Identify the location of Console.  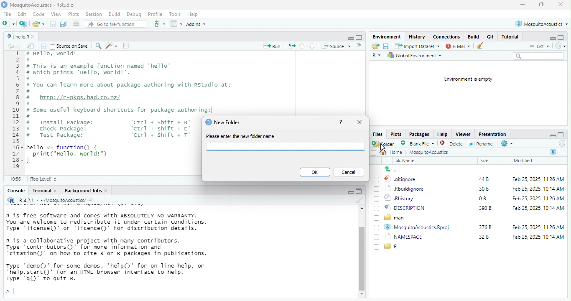
(15, 191).